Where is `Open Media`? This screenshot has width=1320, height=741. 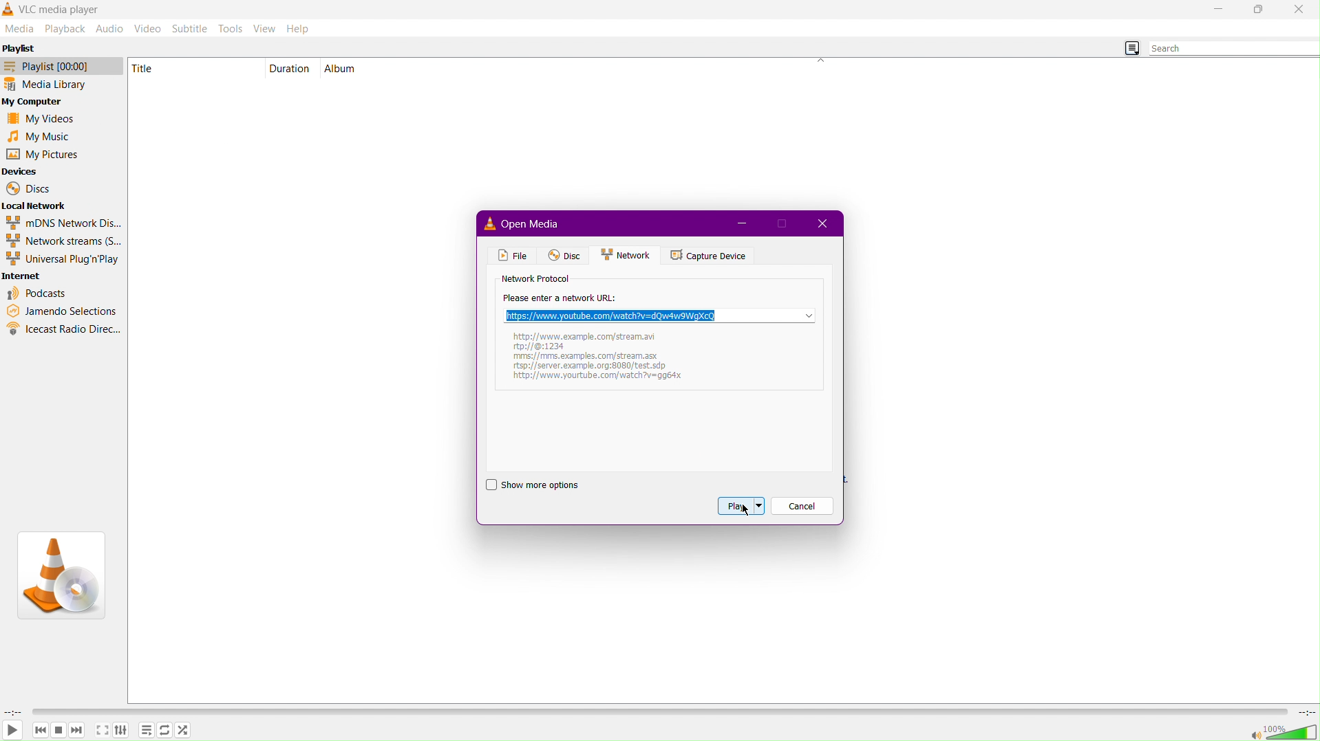
Open Media is located at coordinates (538, 225).